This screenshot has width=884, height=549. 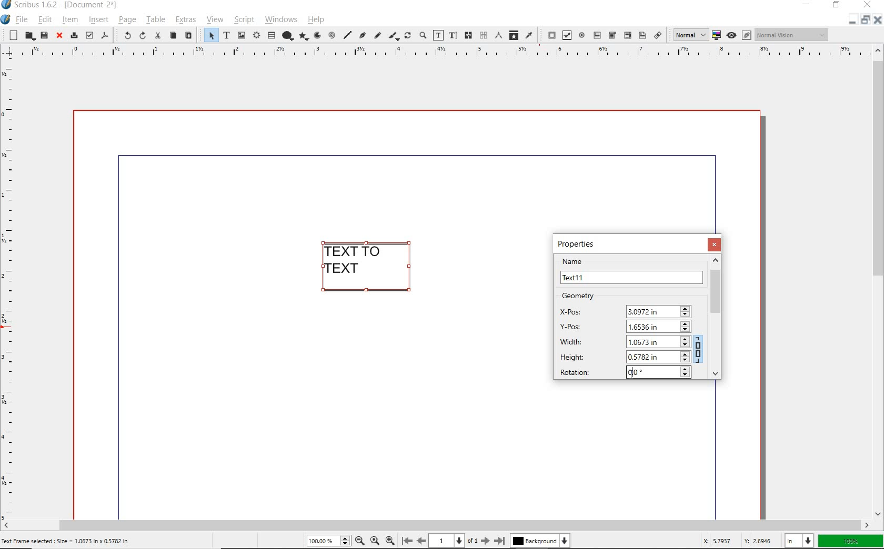 I want to click on KEEP THE ASPECT RATIO, so click(x=700, y=348).